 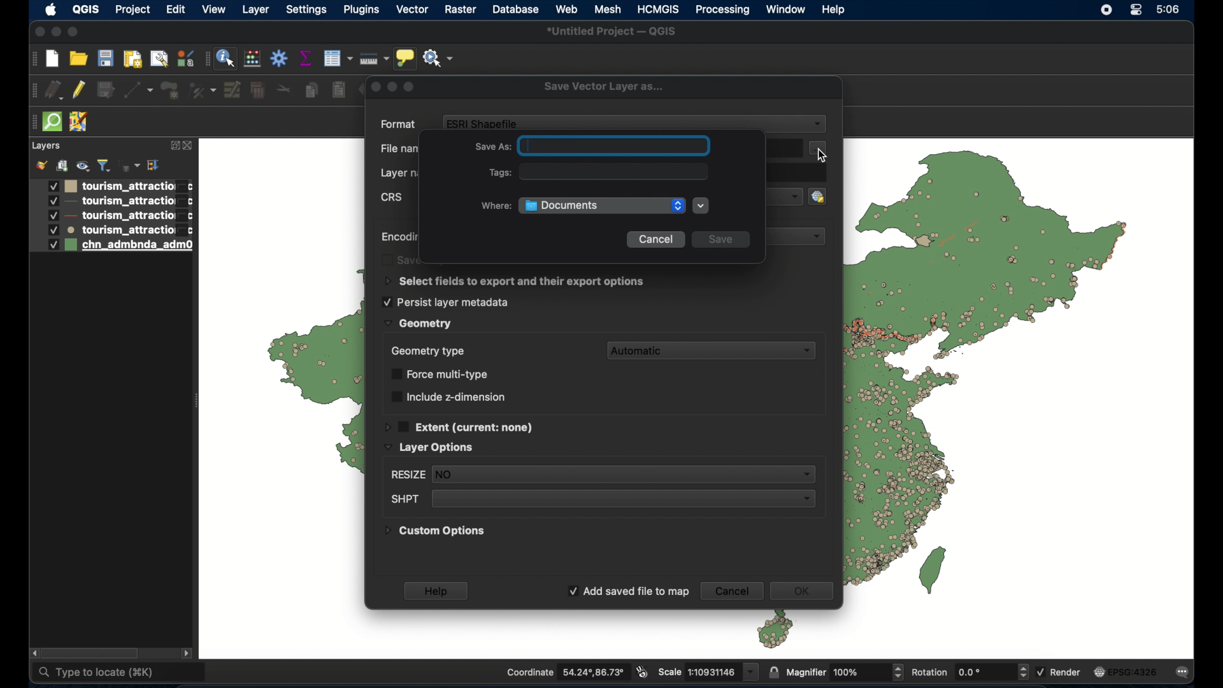 I want to click on scroll box, so click(x=92, y=653).